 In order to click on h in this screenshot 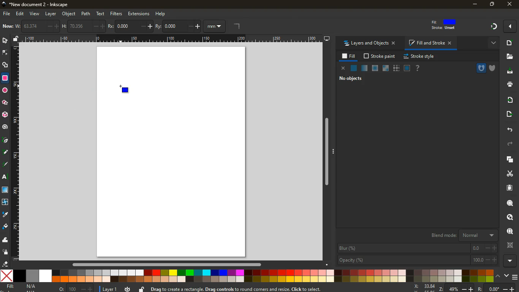, I will do `click(84, 26)`.